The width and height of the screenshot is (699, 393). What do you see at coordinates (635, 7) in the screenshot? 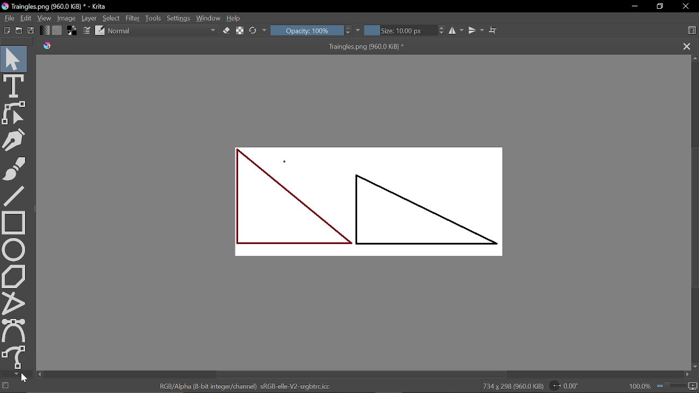
I see `Minimize` at bounding box center [635, 7].